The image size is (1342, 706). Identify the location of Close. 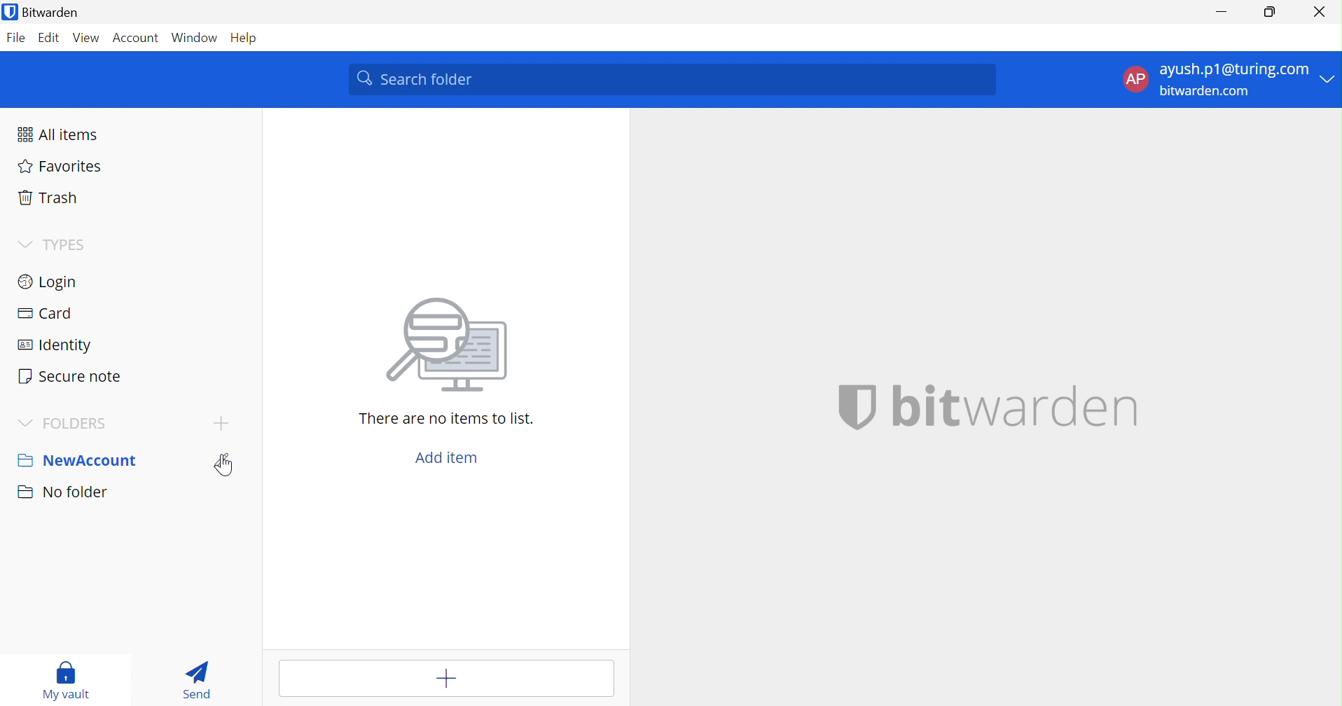
(1320, 11).